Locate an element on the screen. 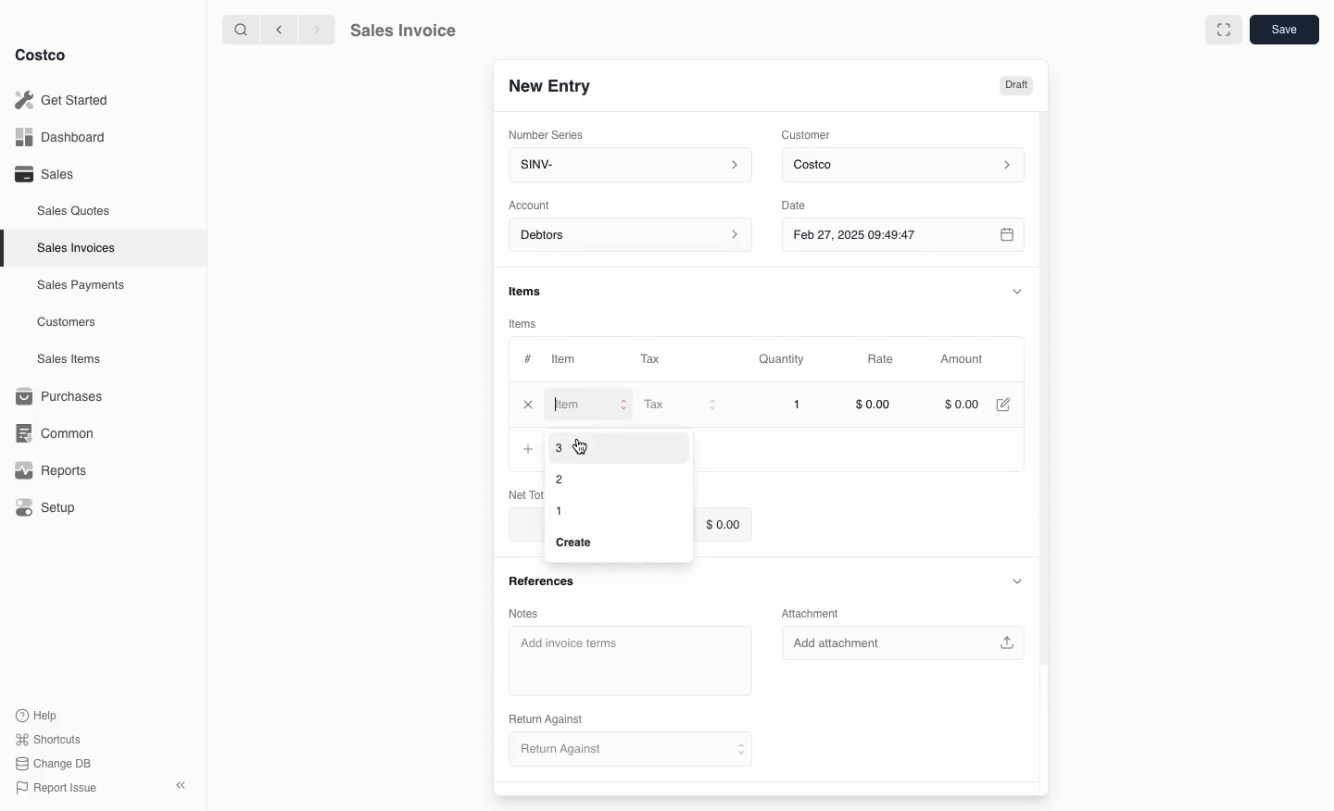 Image resolution: width=1334 pixels, height=811 pixels. Hide is located at coordinates (1017, 289).